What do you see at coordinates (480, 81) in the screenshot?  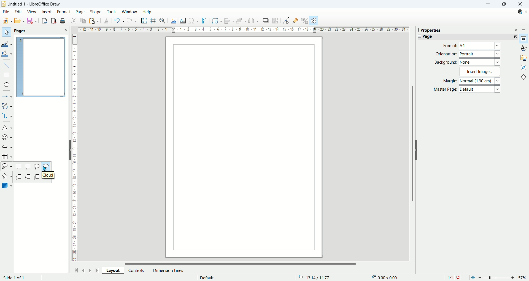 I see `Normal` at bounding box center [480, 81].